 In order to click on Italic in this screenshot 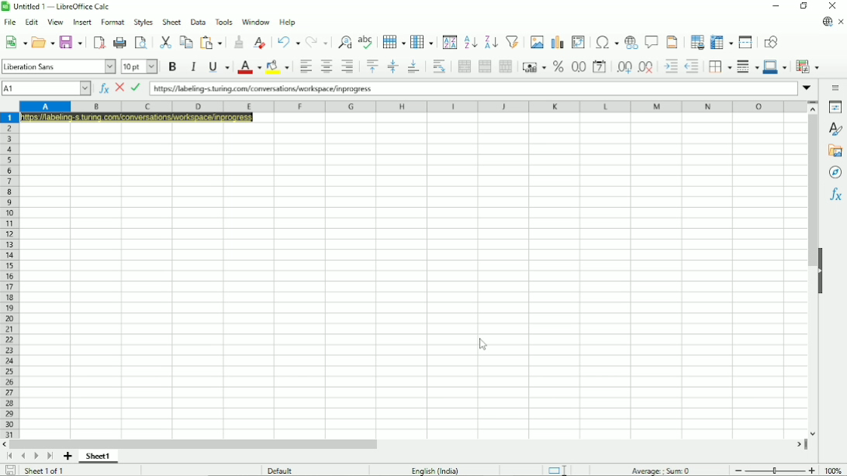, I will do `click(193, 66)`.